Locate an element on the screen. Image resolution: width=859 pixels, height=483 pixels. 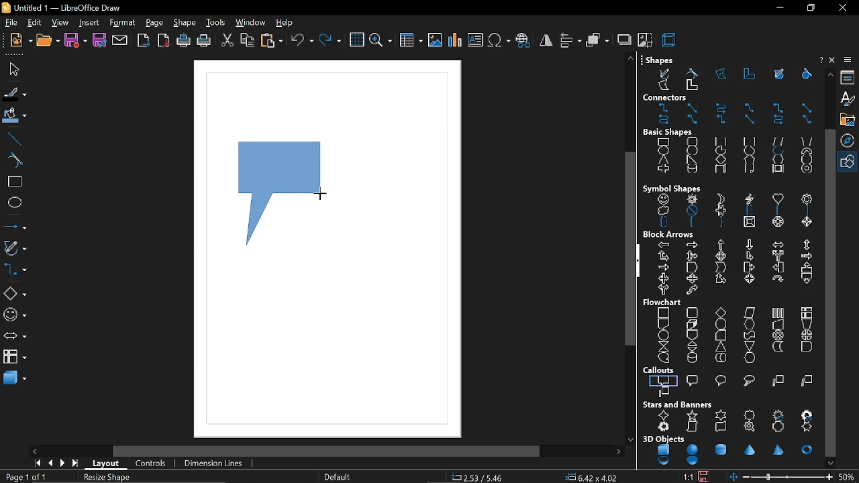
shapes is located at coordinates (850, 160).